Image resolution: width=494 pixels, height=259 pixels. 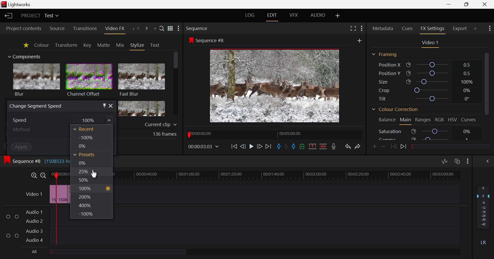 What do you see at coordinates (440, 119) in the screenshot?
I see `RGB` at bounding box center [440, 119].